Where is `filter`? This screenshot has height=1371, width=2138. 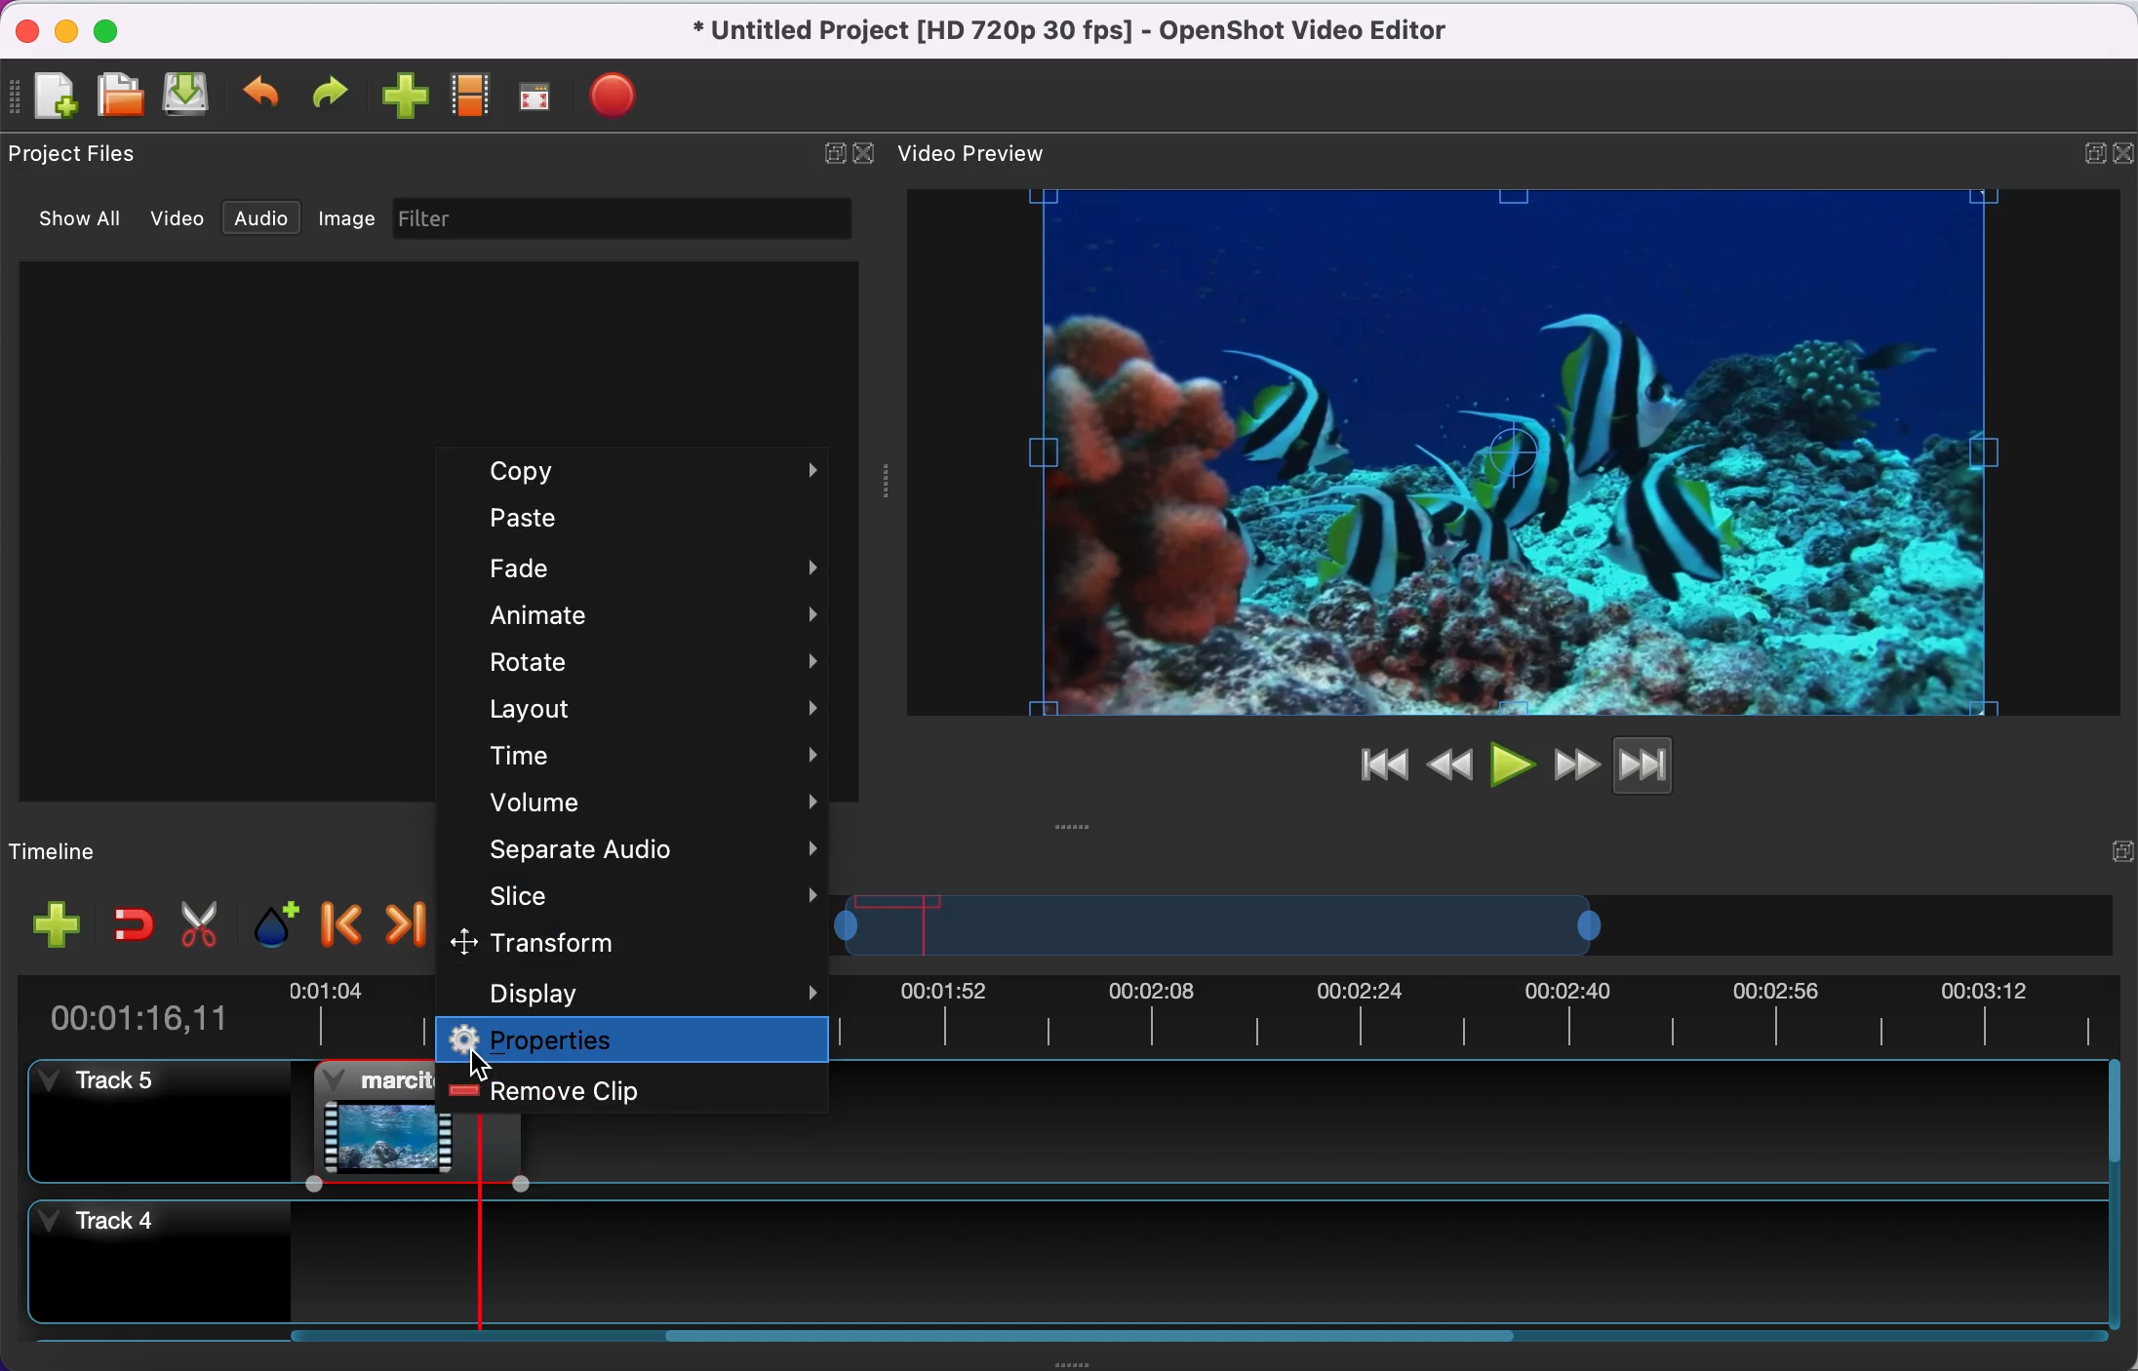
filter is located at coordinates (650, 217).